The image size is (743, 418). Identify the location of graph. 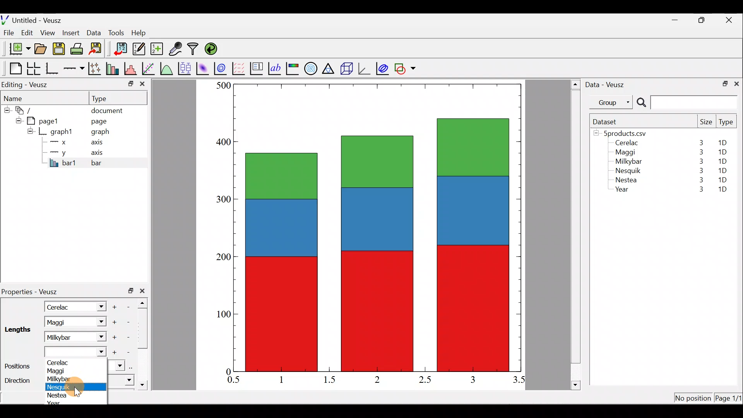
(100, 133).